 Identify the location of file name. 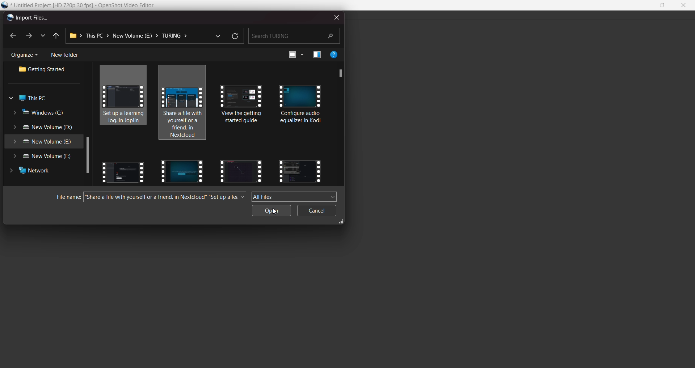
(88, 6).